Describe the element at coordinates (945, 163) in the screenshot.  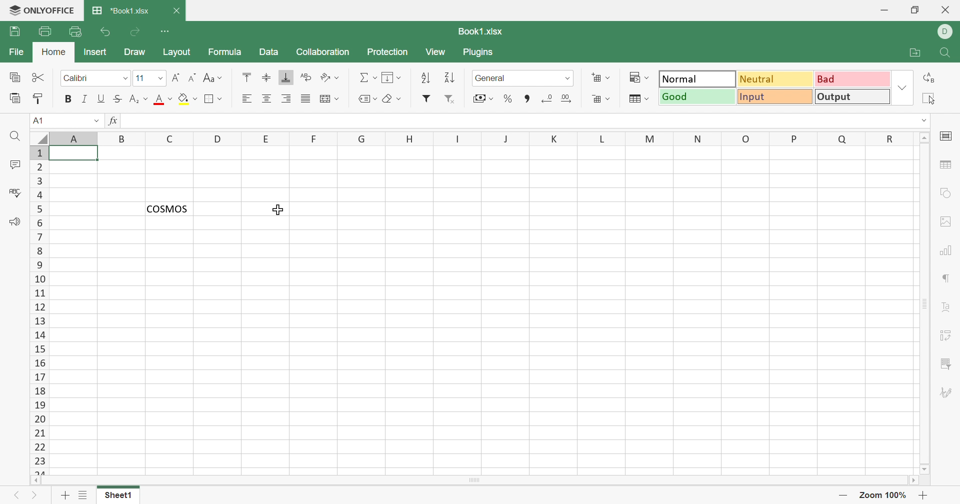
I see `Table settings` at that location.